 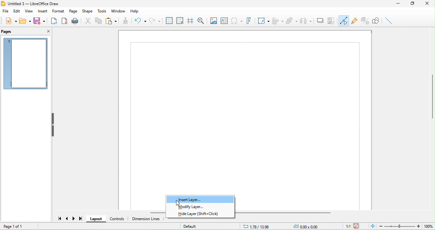 What do you see at coordinates (96, 219) in the screenshot?
I see `layout` at bounding box center [96, 219].